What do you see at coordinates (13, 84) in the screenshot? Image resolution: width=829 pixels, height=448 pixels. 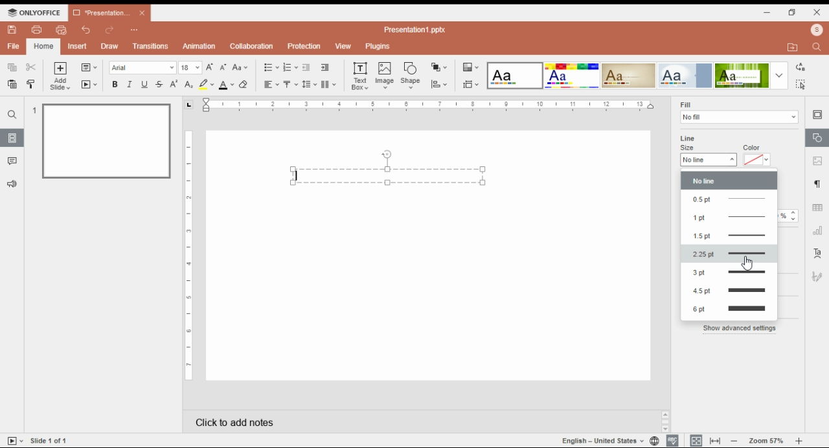 I see `paste` at bounding box center [13, 84].